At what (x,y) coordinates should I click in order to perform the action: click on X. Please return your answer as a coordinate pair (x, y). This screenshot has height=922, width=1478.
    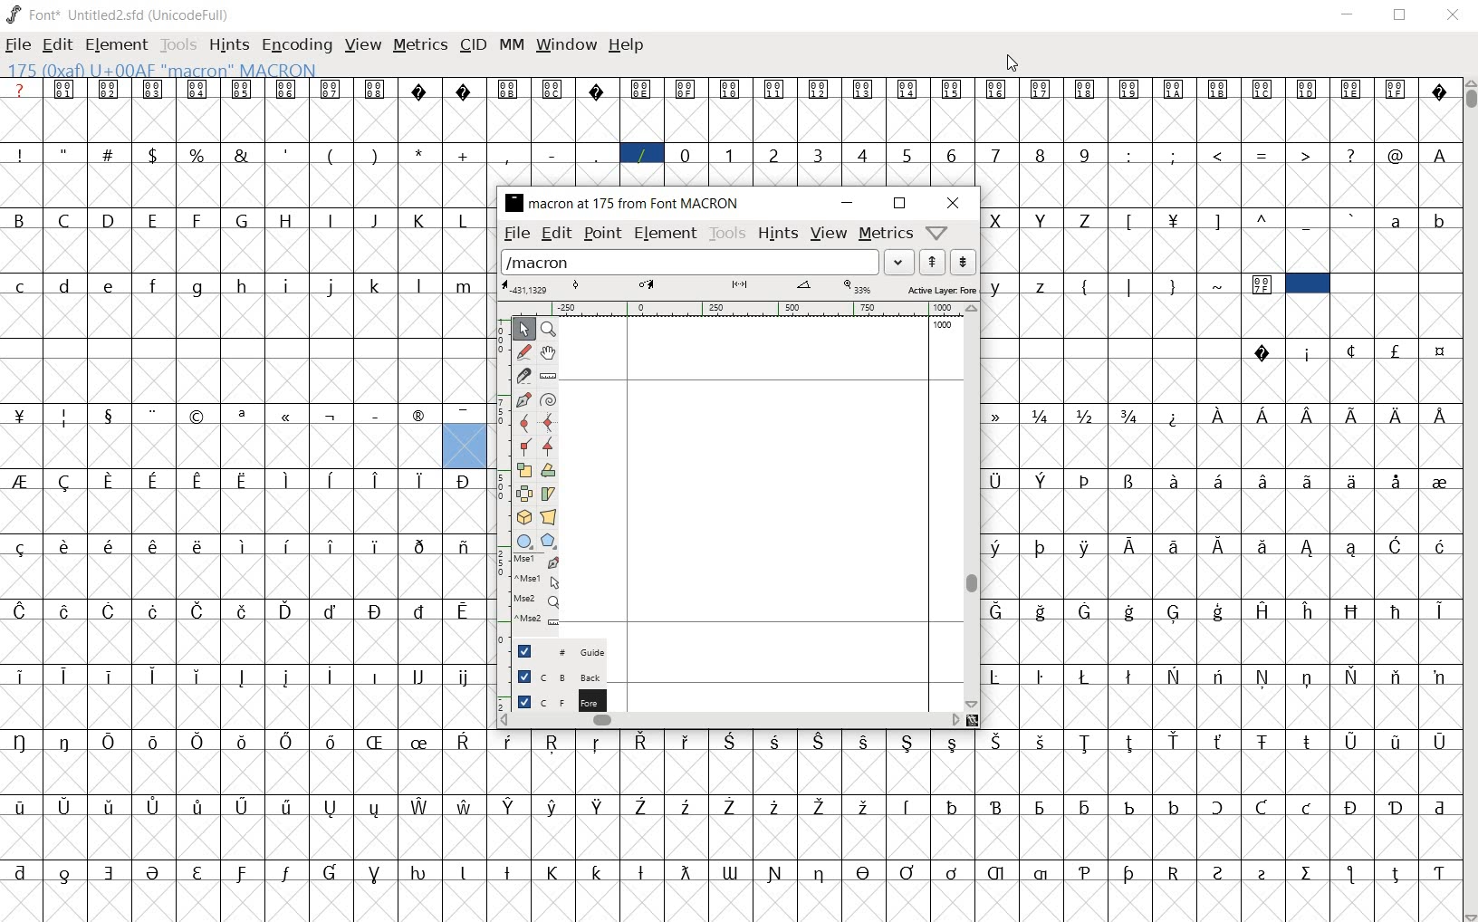
    Looking at the image, I should click on (998, 220).